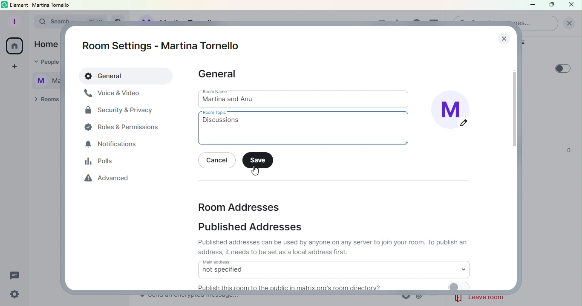 The height and width of the screenshot is (306, 582). Describe the element at coordinates (17, 274) in the screenshot. I see `Threads` at that location.